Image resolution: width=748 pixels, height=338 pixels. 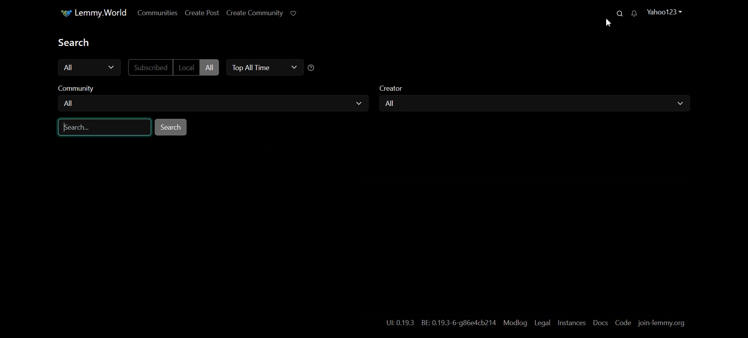 What do you see at coordinates (293, 13) in the screenshot?
I see `Support limmy` at bounding box center [293, 13].